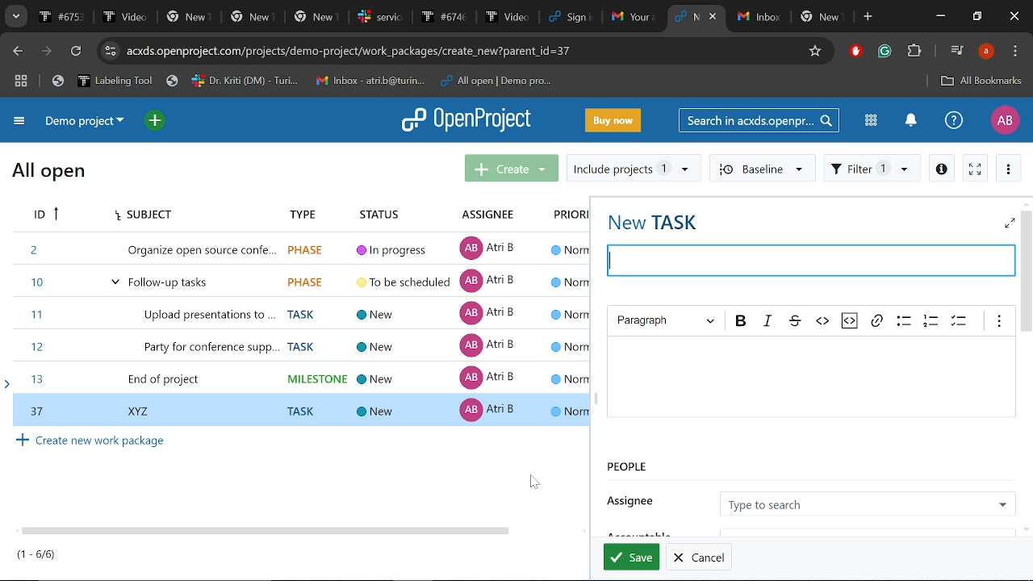 The width and height of the screenshot is (1033, 581). Describe the element at coordinates (714, 16) in the screenshot. I see `Close current  tab` at that location.